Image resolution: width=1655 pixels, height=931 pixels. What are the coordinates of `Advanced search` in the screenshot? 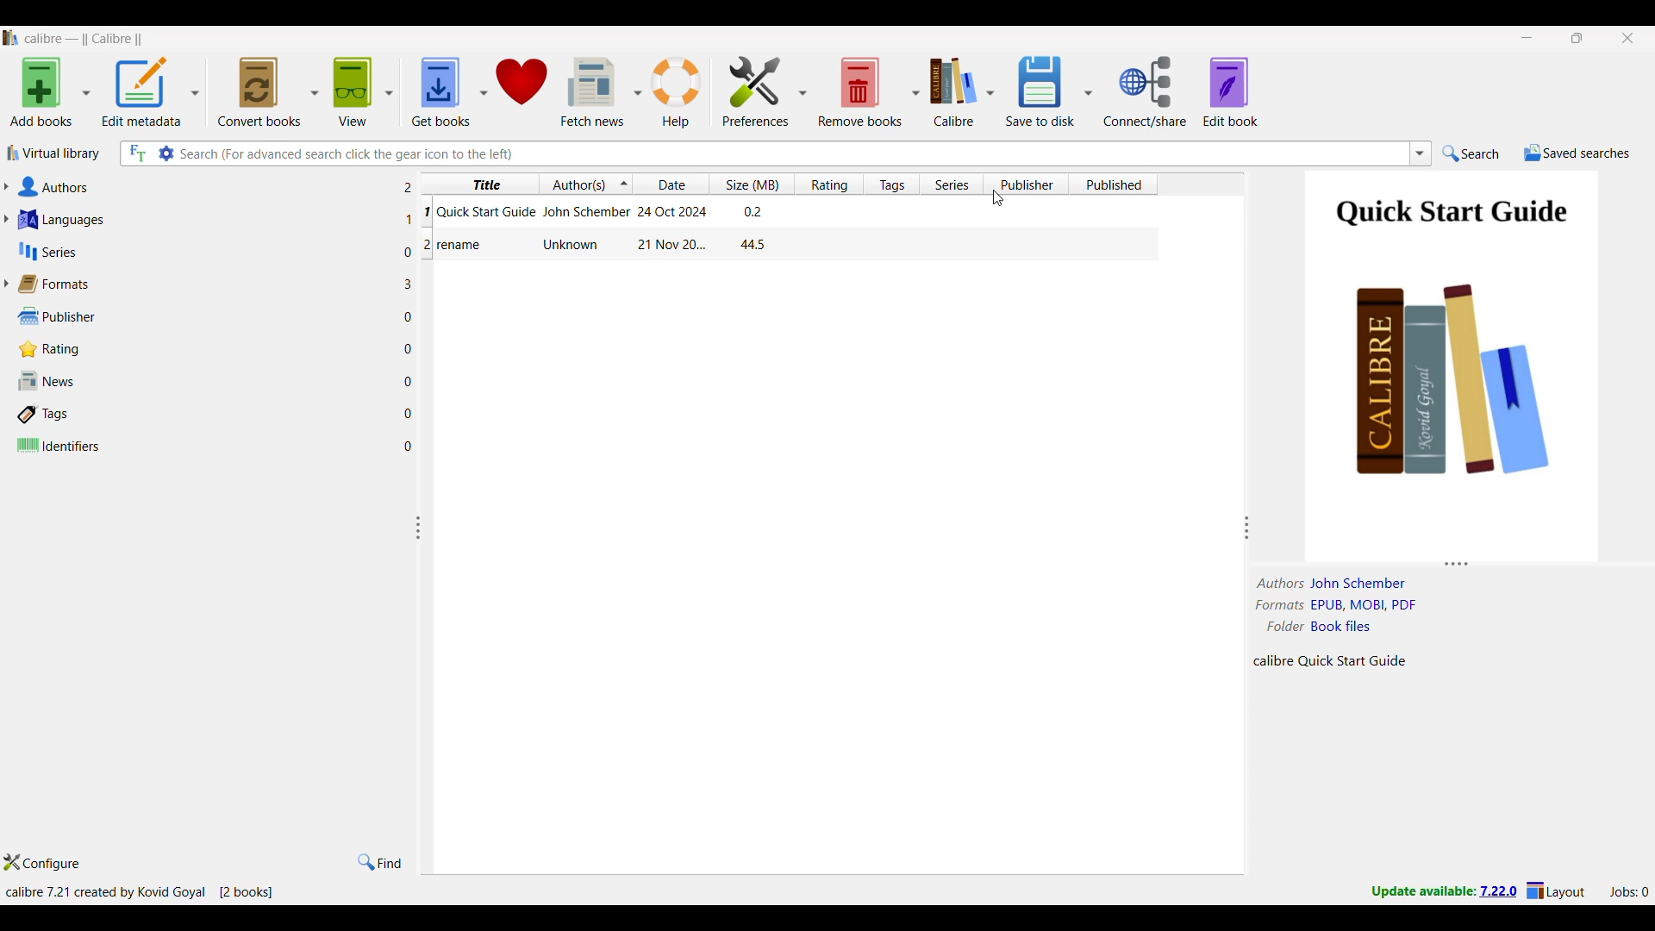 It's located at (166, 153).